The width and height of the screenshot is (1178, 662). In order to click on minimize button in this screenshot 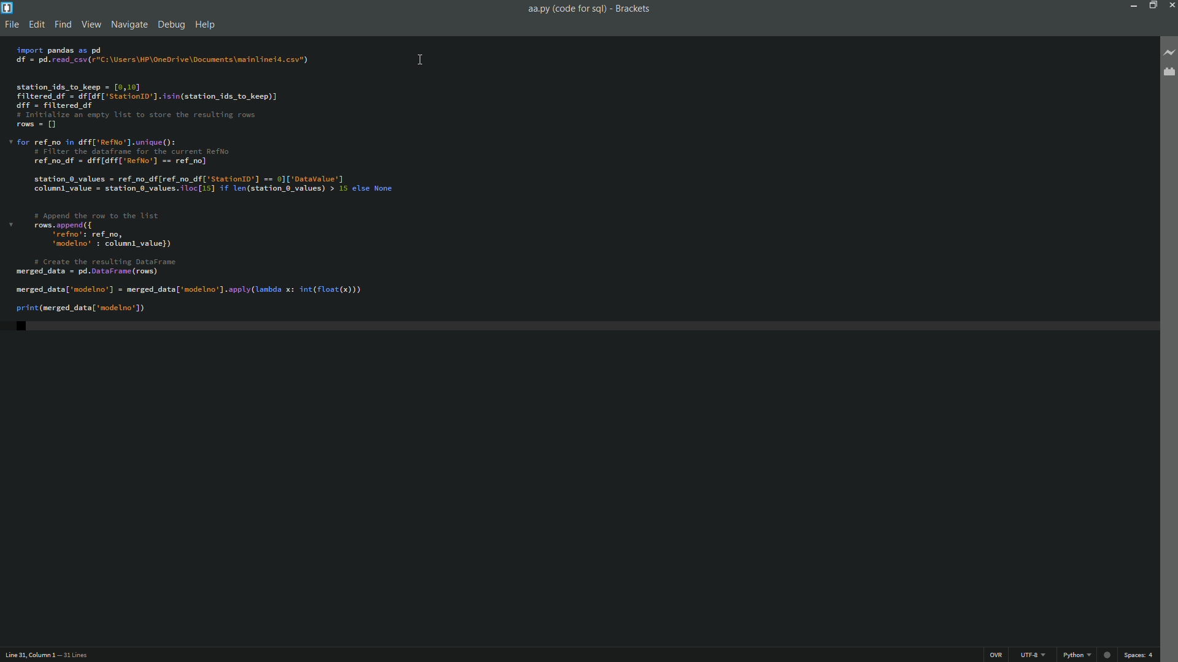, I will do `click(1130, 6)`.